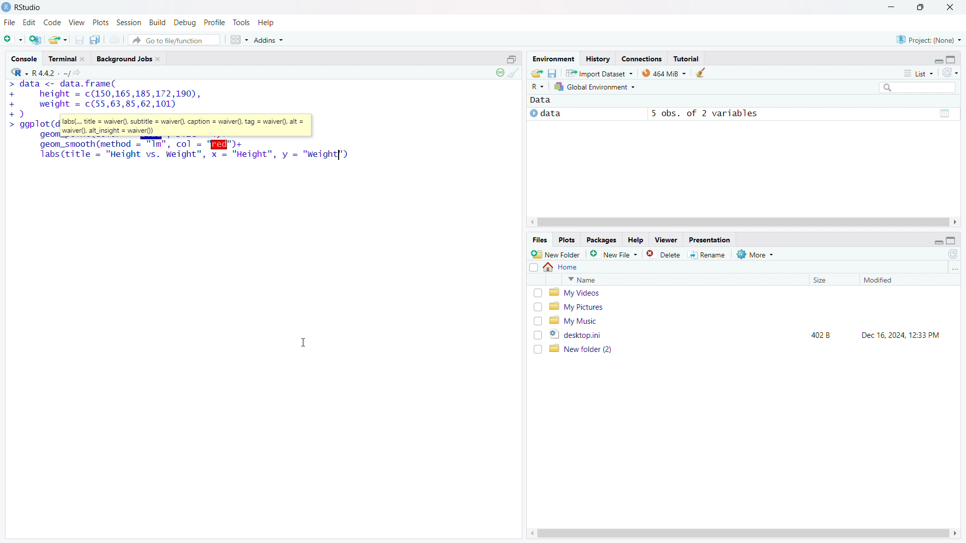 The width and height of the screenshot is (966, 543). What do you see at coordinates (539, 240) in the screenshot?
I see `files` at bounding box center [539, 240].